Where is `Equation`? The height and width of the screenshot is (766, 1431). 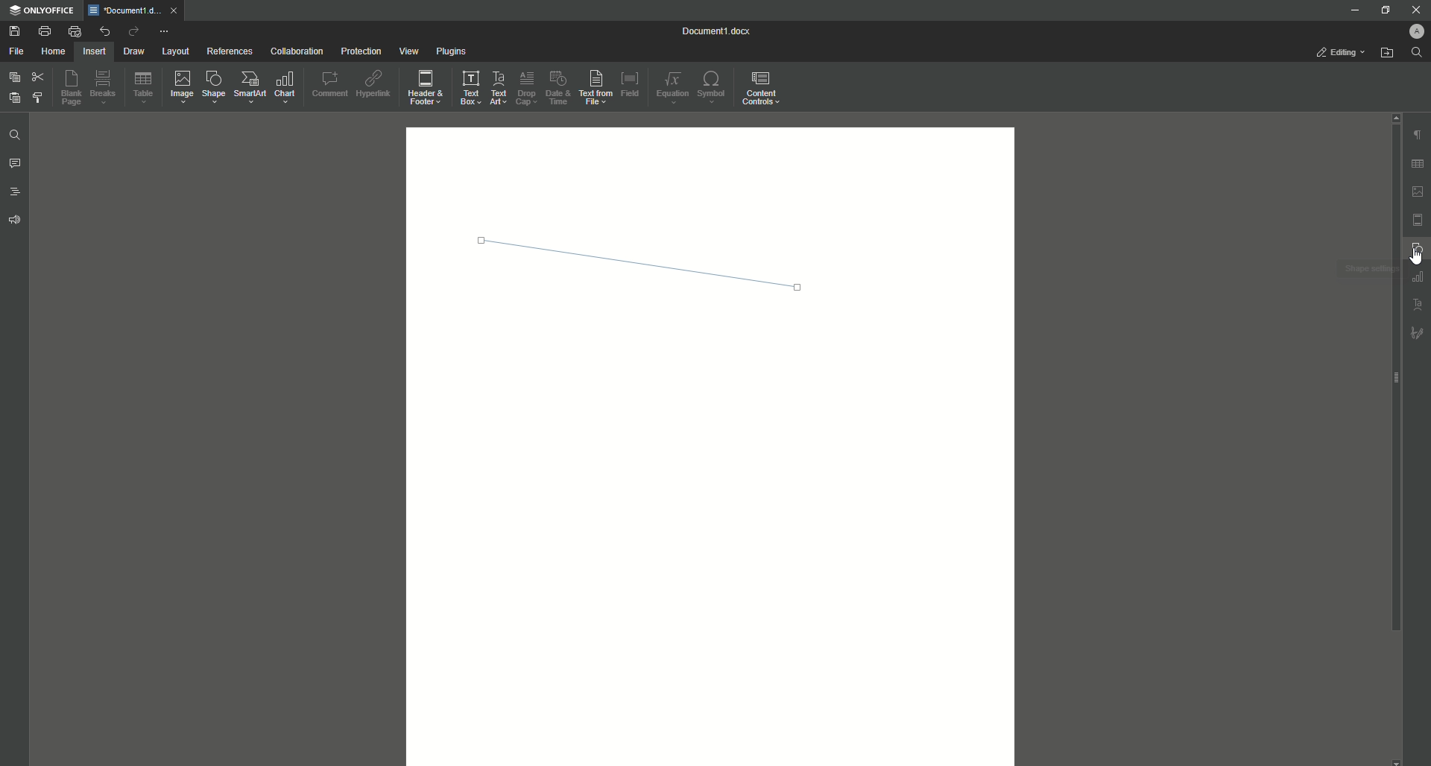 Equation is located at coordinates (671, 87).